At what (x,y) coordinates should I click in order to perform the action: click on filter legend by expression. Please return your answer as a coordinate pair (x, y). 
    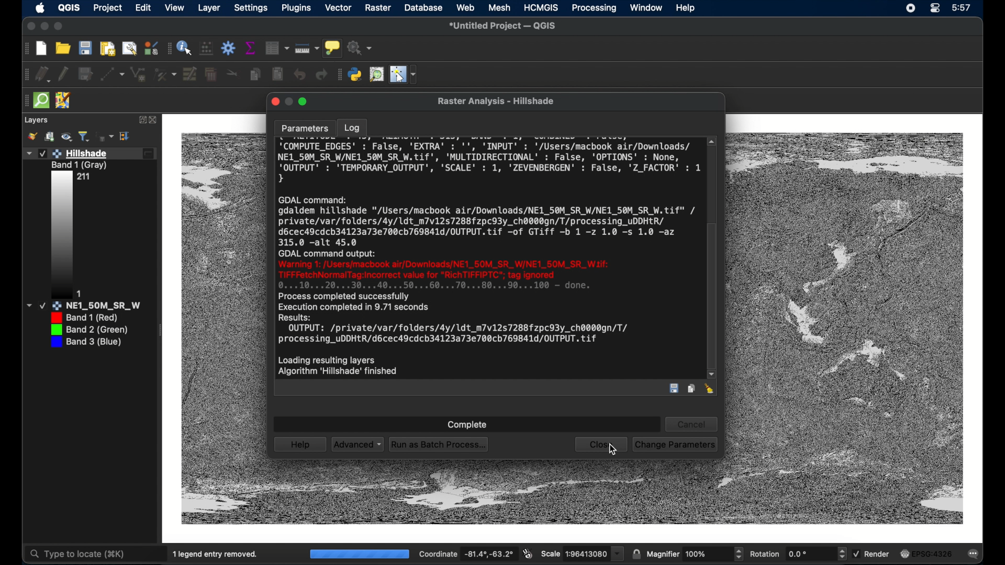
    Looking at the image, I should click on (105, 137).